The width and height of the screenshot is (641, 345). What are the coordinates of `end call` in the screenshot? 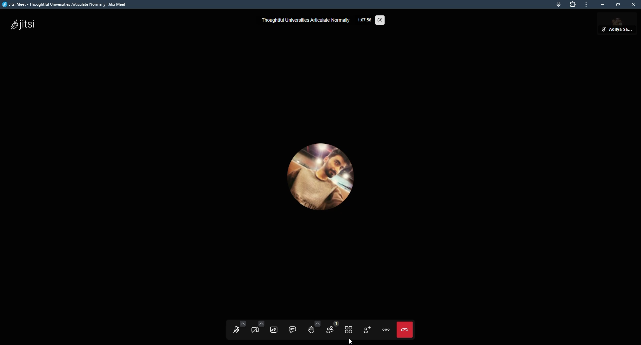 It's located at (406, 330).